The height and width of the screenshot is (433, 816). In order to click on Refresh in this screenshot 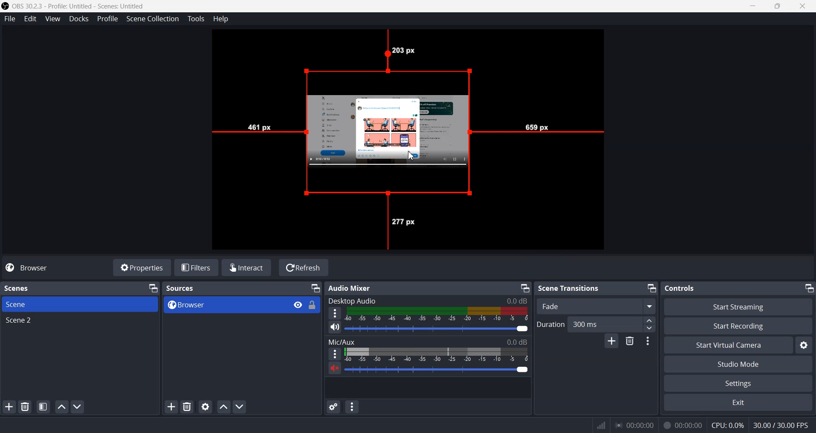, I will do `click(303, 268)`.